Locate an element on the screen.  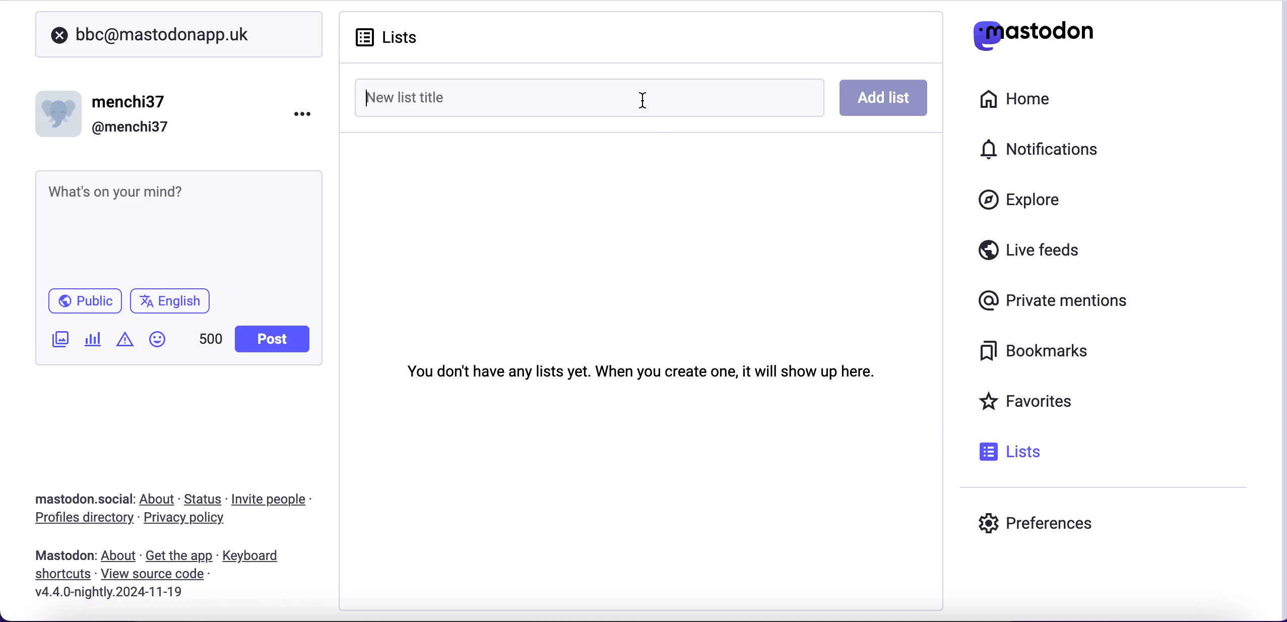
shortcuts is located at coordinates (59, 575).